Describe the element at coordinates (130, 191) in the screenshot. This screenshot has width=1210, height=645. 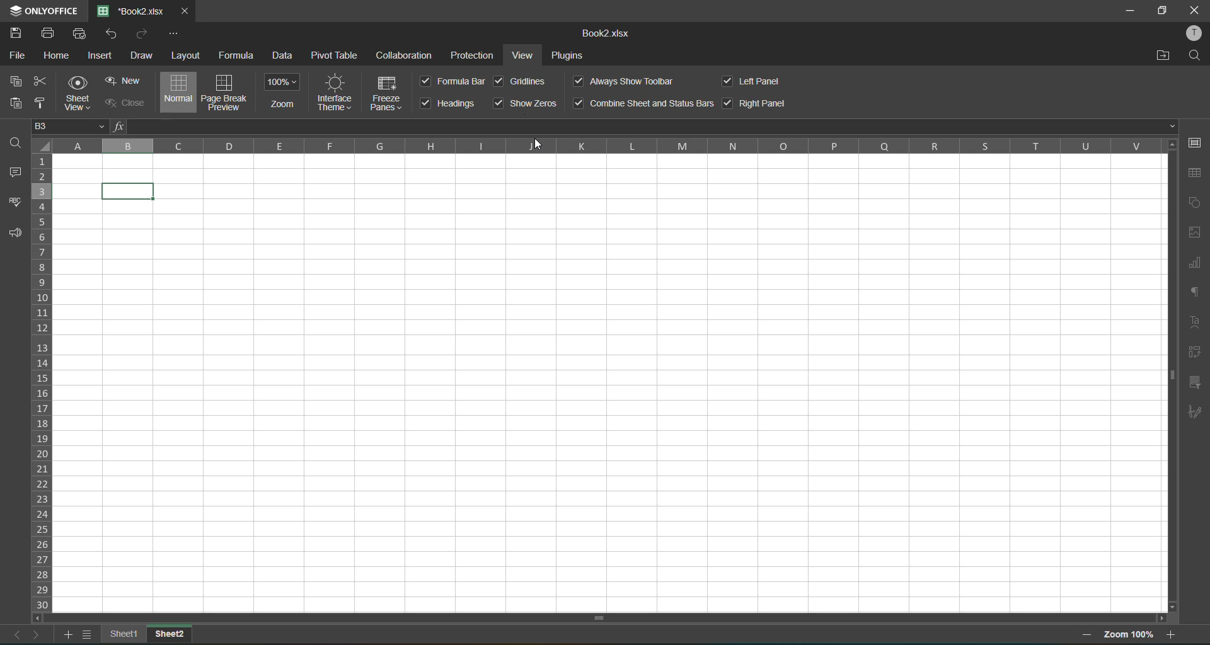
I see `cell` at that location.